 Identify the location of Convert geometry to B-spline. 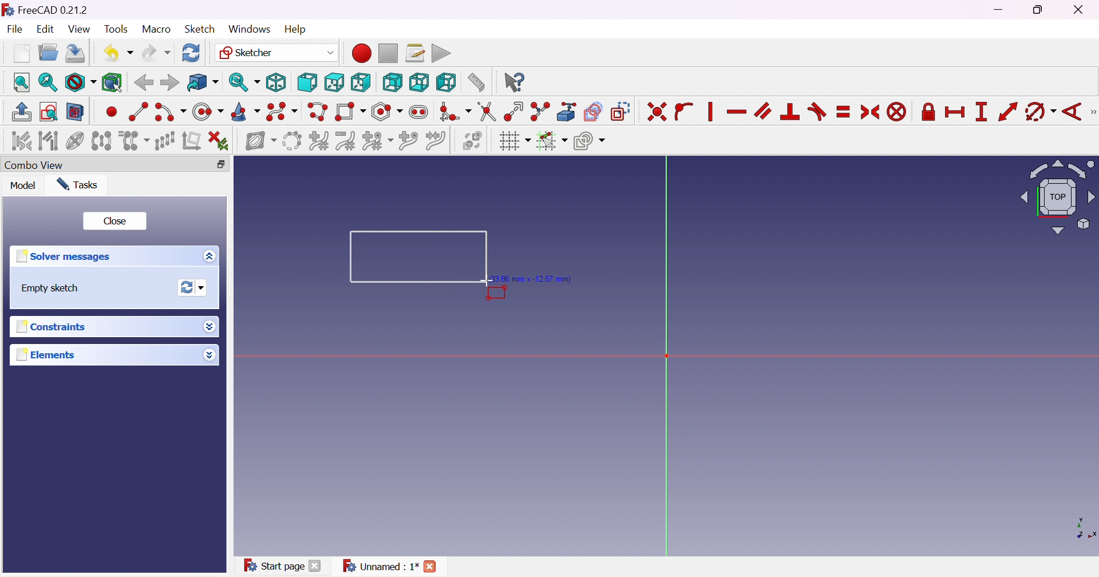
(291, 141).